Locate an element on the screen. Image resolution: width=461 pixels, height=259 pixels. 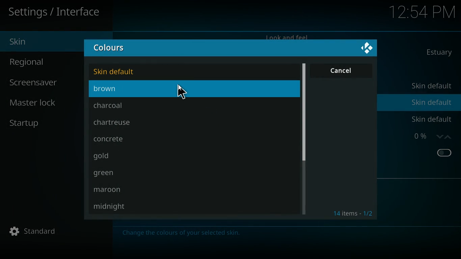
colours is located at coordinates (113, 48).